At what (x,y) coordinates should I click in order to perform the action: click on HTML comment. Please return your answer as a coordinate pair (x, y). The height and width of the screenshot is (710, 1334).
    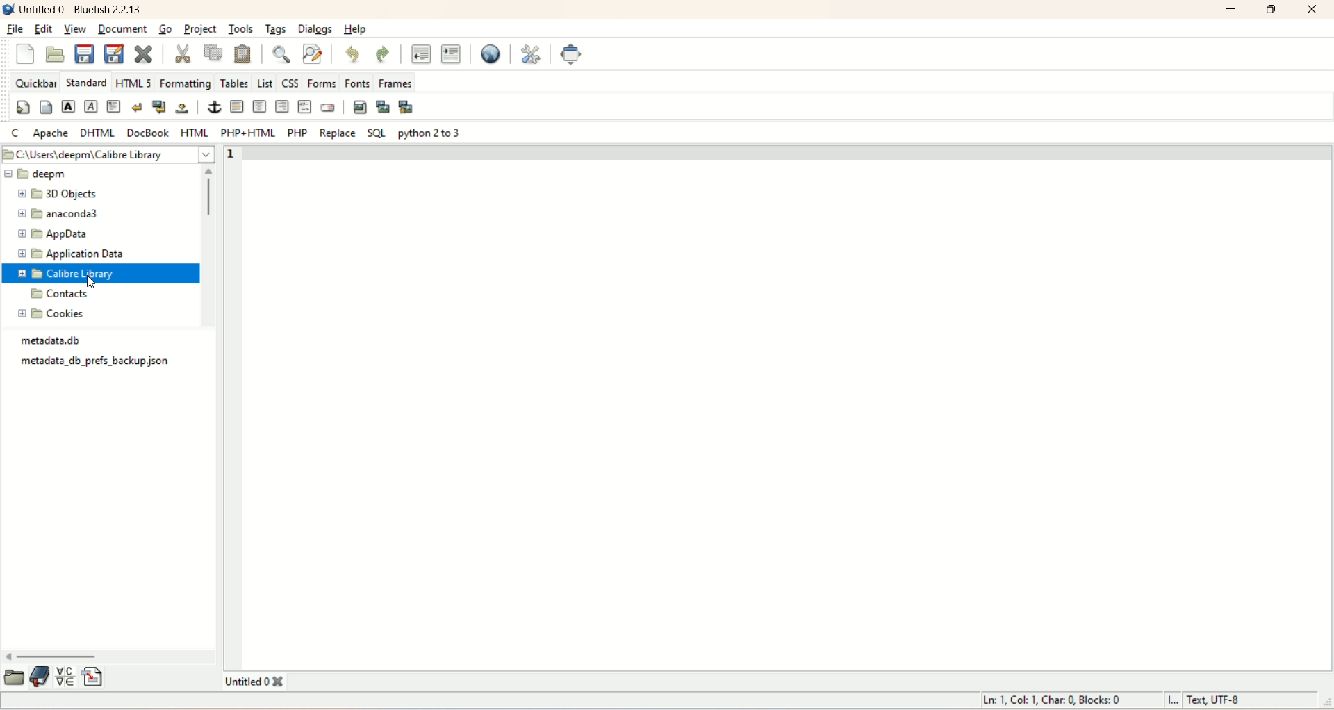
    Looking at the image, I should click on (304, 106).